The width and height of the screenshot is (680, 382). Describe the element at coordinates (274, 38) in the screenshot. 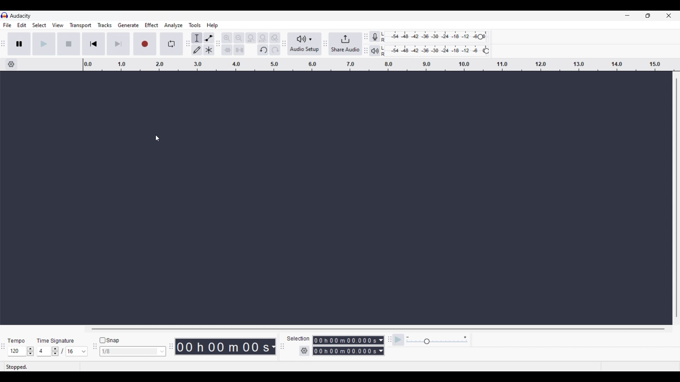

I see `Zoom toggle` at that location.